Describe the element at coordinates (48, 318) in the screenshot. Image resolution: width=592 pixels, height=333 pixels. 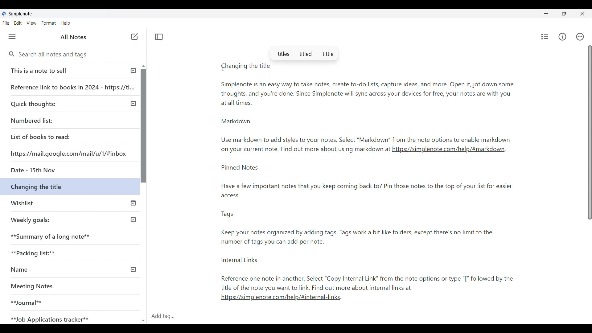
I see `Job Application tracker` at that location.